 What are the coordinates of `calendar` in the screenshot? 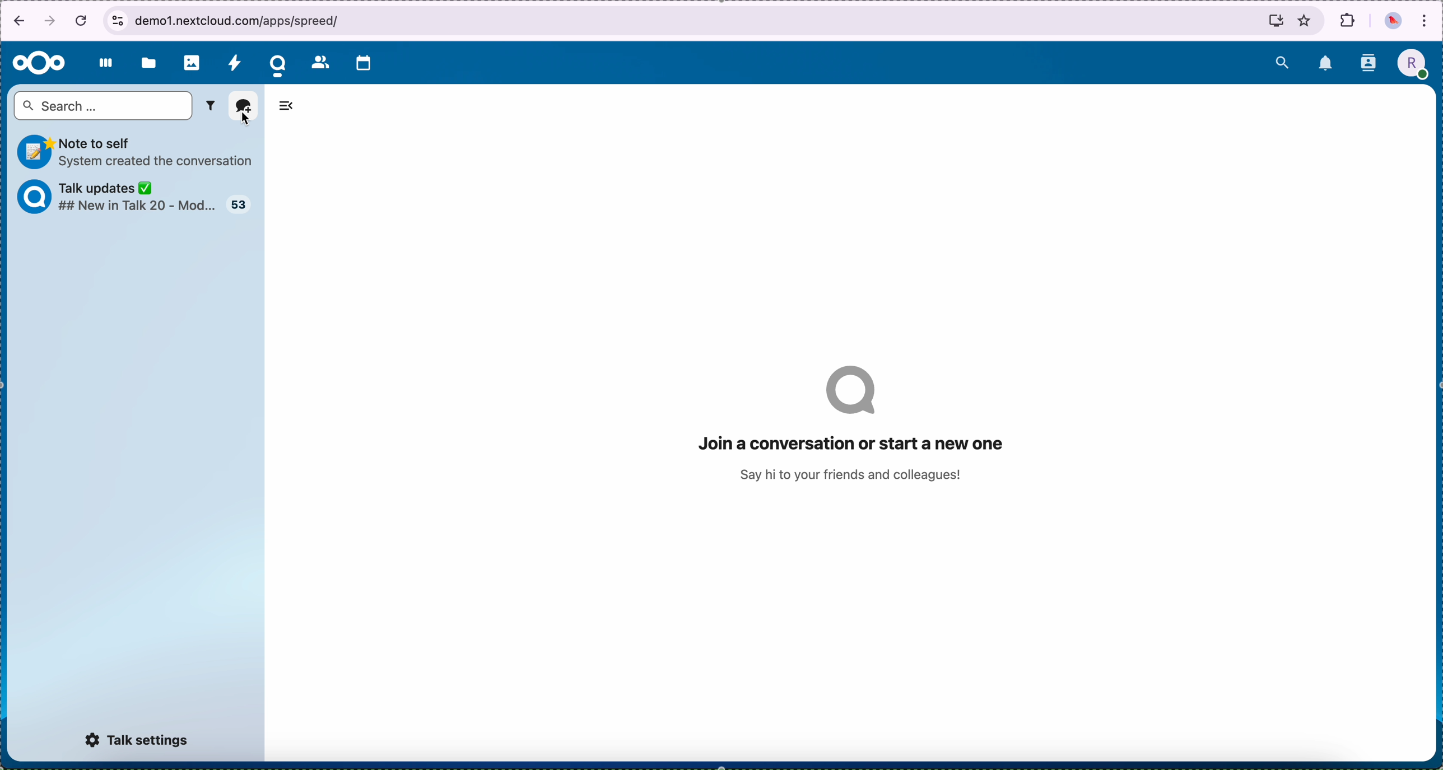 It's located at (366, 63).